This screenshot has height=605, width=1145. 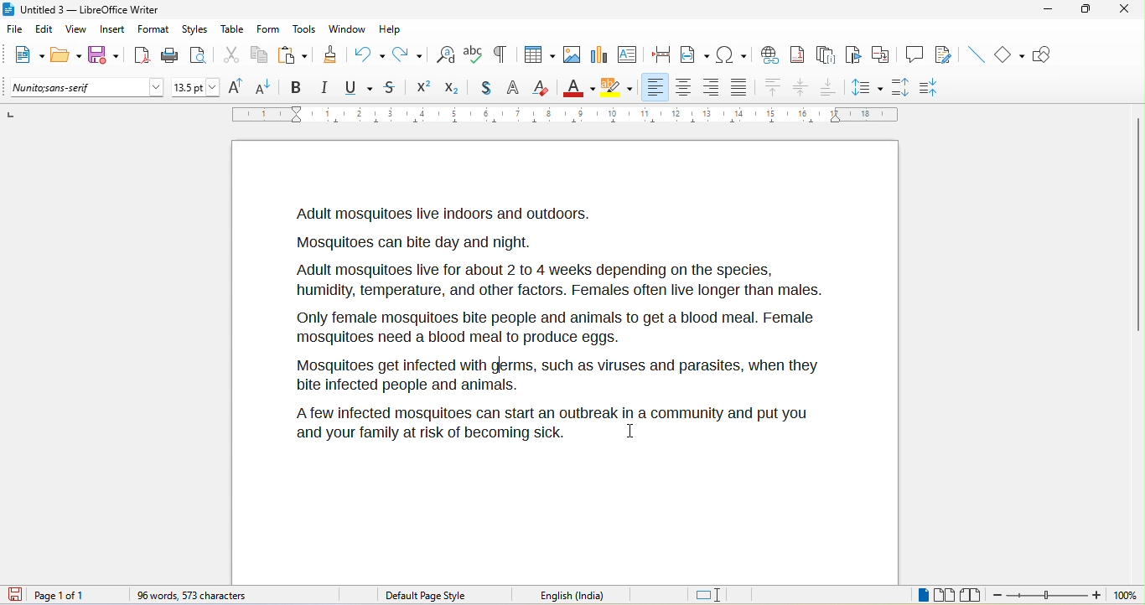 What do you see at coordinates (154, 30) in the screenshot?
I see `format` at bounding box center [154, 30].